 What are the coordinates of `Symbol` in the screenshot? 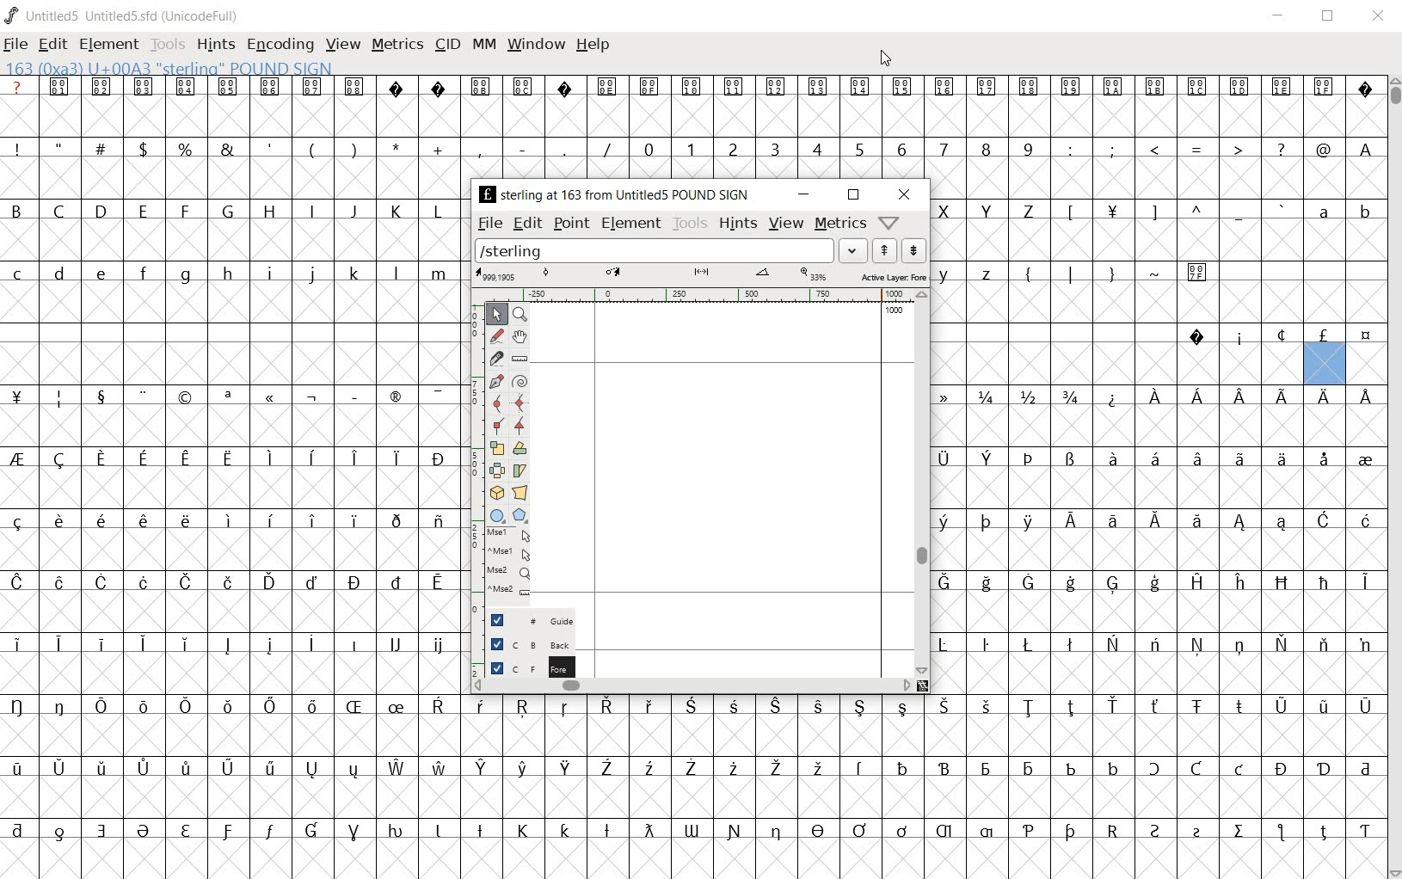 It's located at (1284, 89).